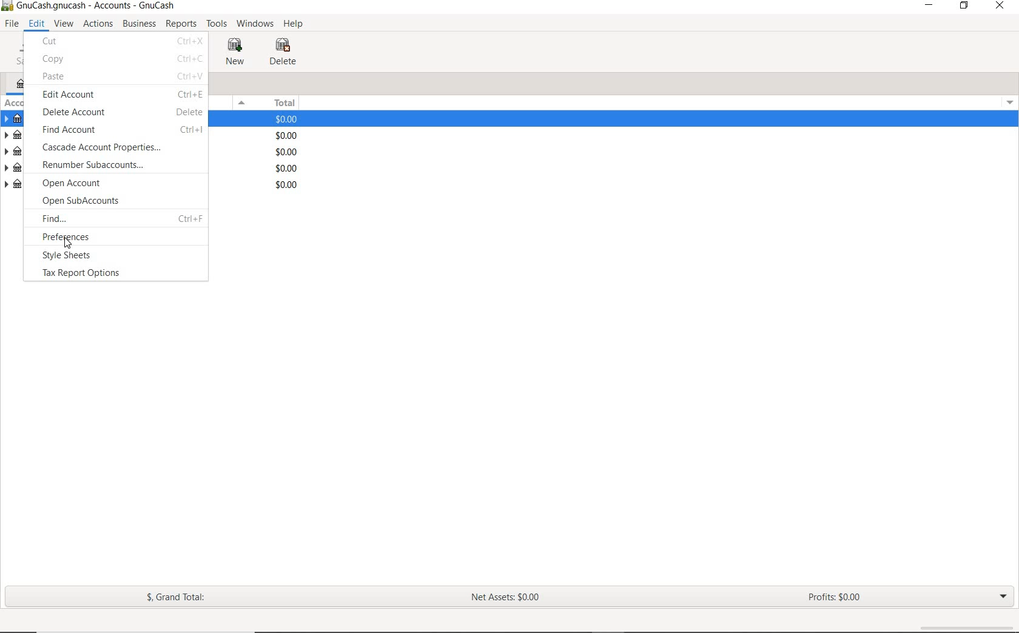 This screenshot has height=633, width=1019. What do you see at coordinates (93, 165) in the screenshot?
I see `RENUMBER SUBACCOUNTS` at bounding box center [93, 165].